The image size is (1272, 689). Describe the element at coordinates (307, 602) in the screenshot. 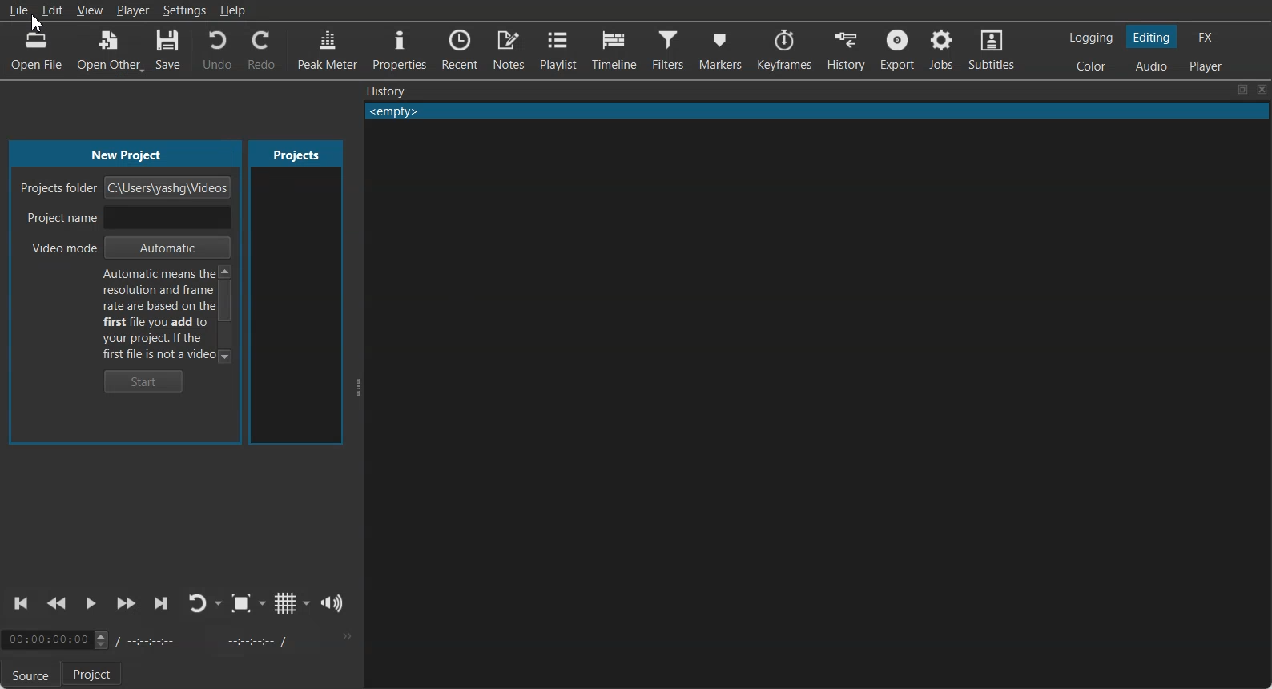

I see `Drop down box` at that location.